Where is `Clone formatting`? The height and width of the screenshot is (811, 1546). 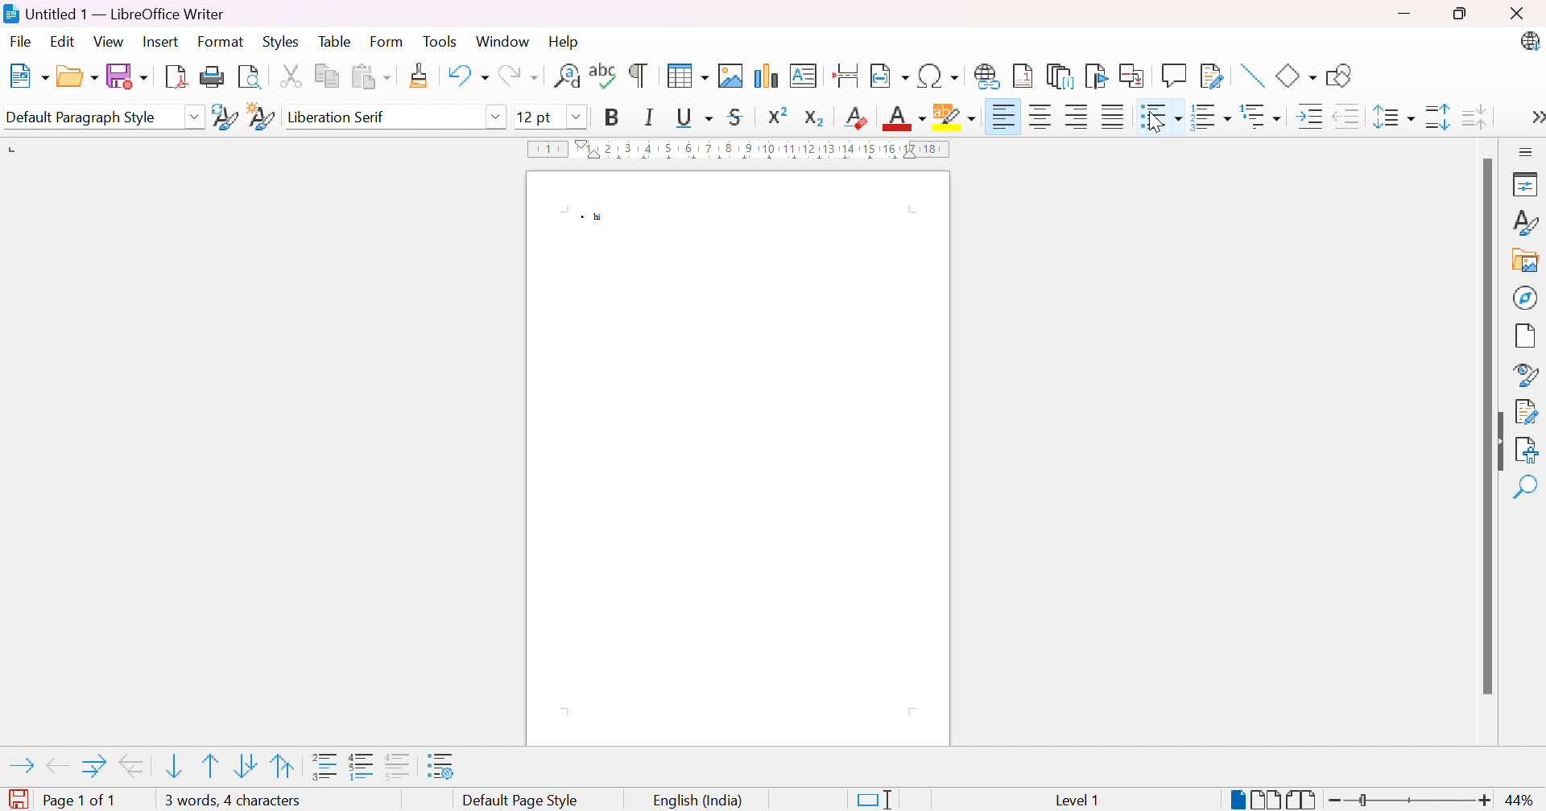 Clone formatting is located at coordinates (420, 76).